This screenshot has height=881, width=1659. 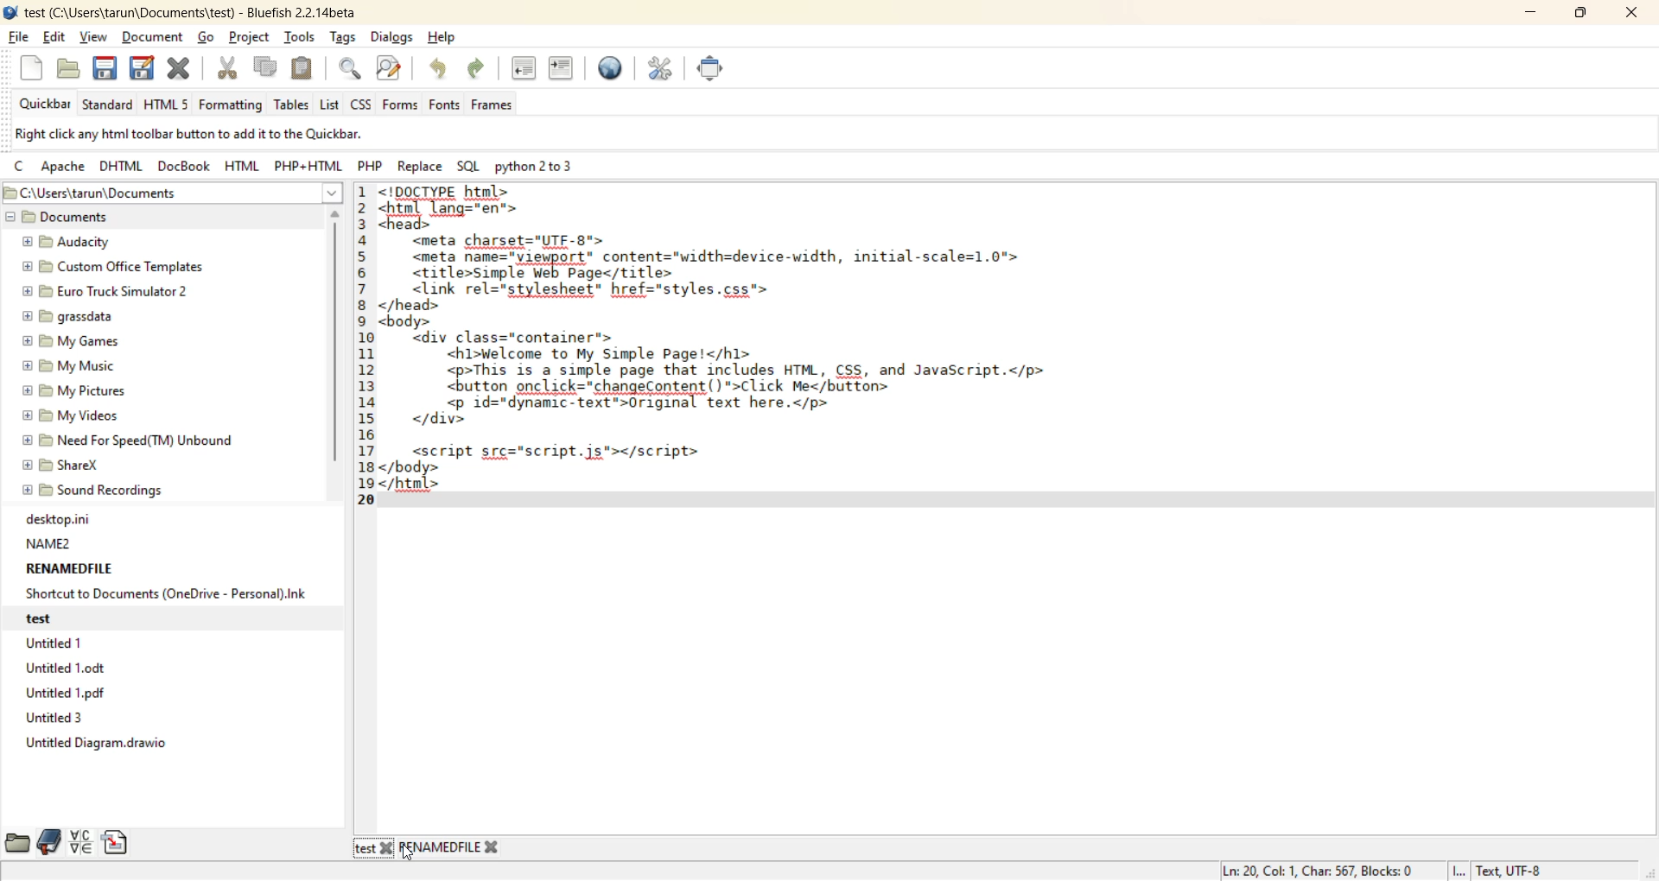 I want to click on html, so click(x=242, y=168).